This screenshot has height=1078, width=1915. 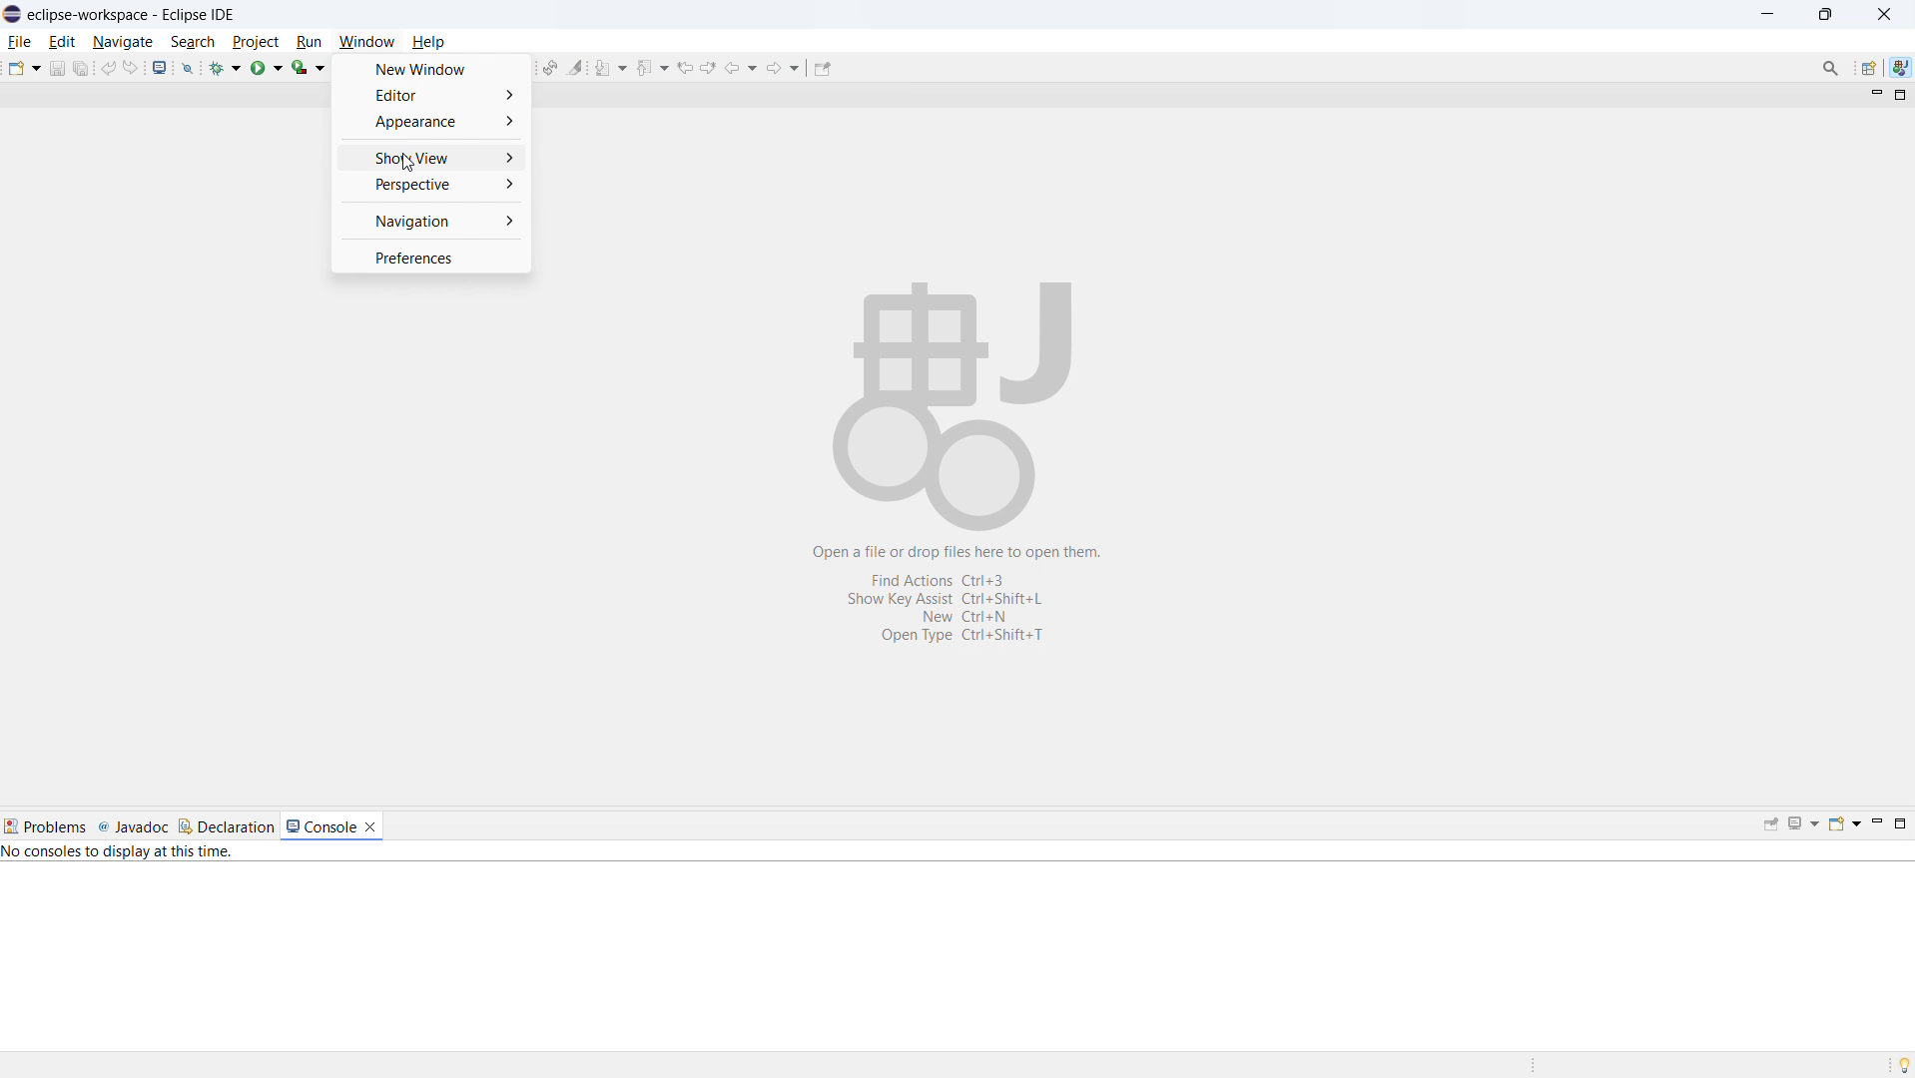 What do you see at coordinates (1803, 824) in the screenshot?
I see `display selected console` at bounding box center [1803, 824].